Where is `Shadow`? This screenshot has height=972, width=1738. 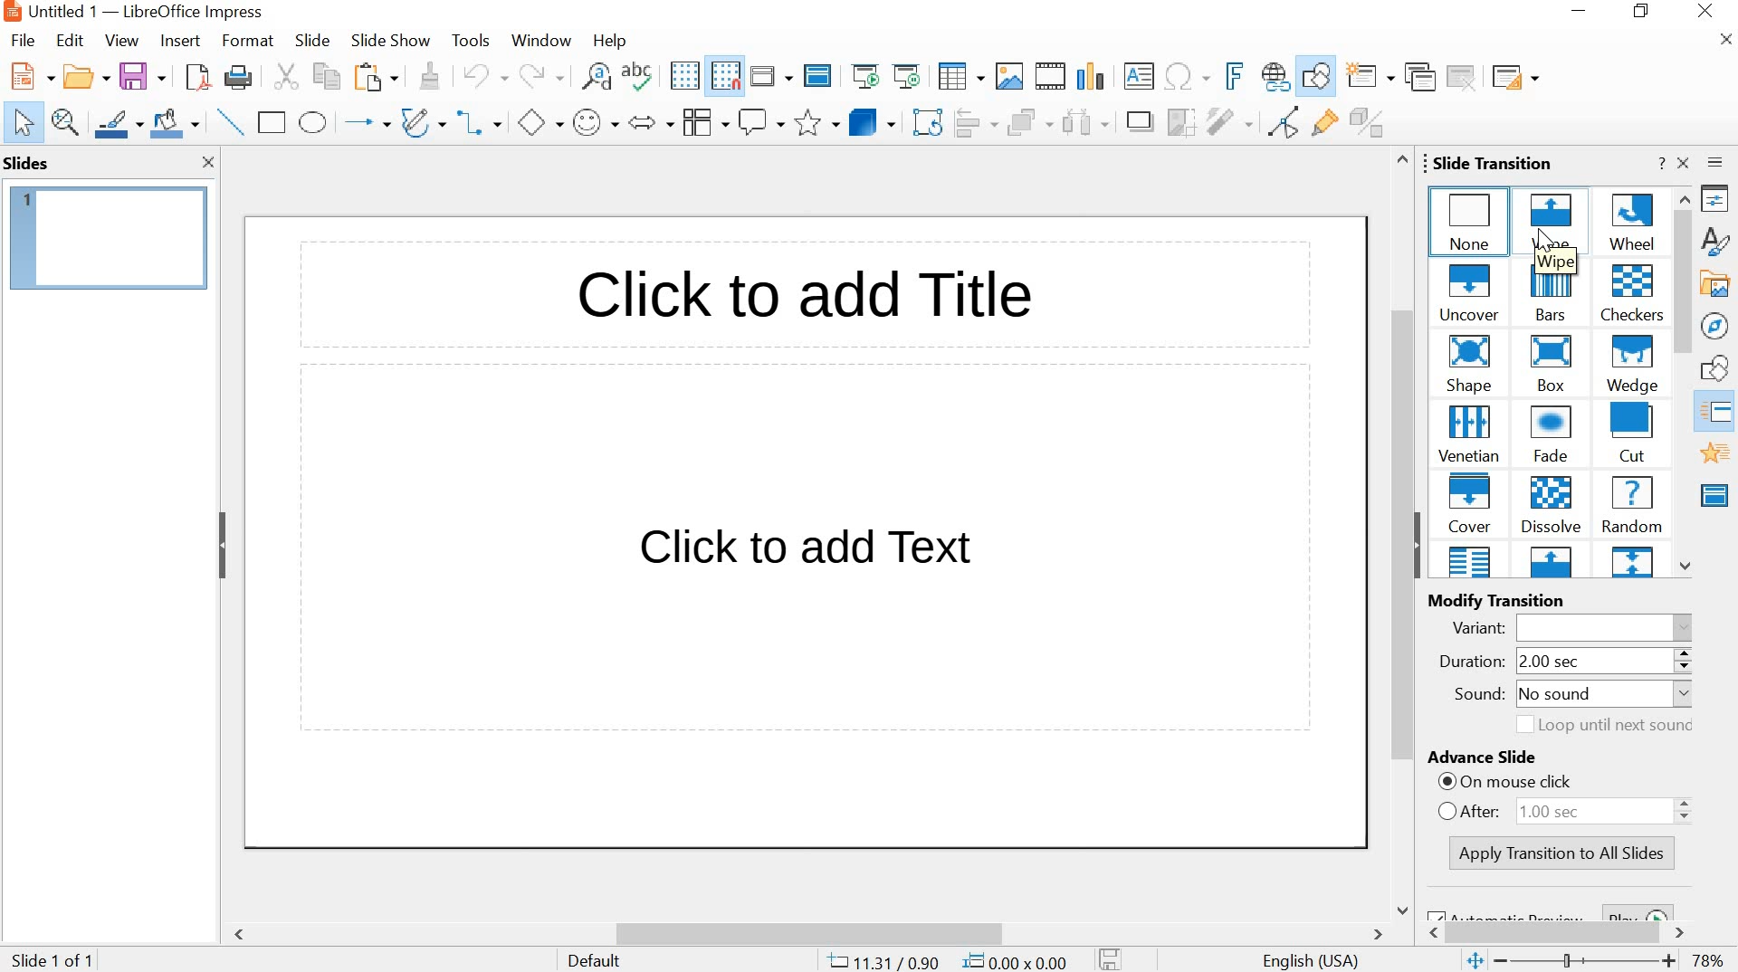
Shadow is located at coordinates (1140, 121).